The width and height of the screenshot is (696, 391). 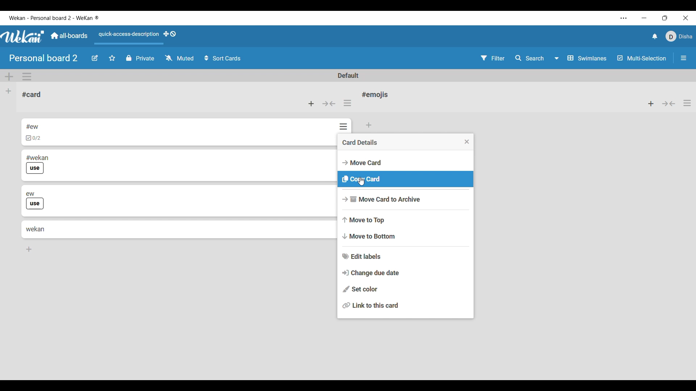 What do you see at coordinates (405, 289) in the screenshot?
I see `Set color` at bounding box center [405, 289].